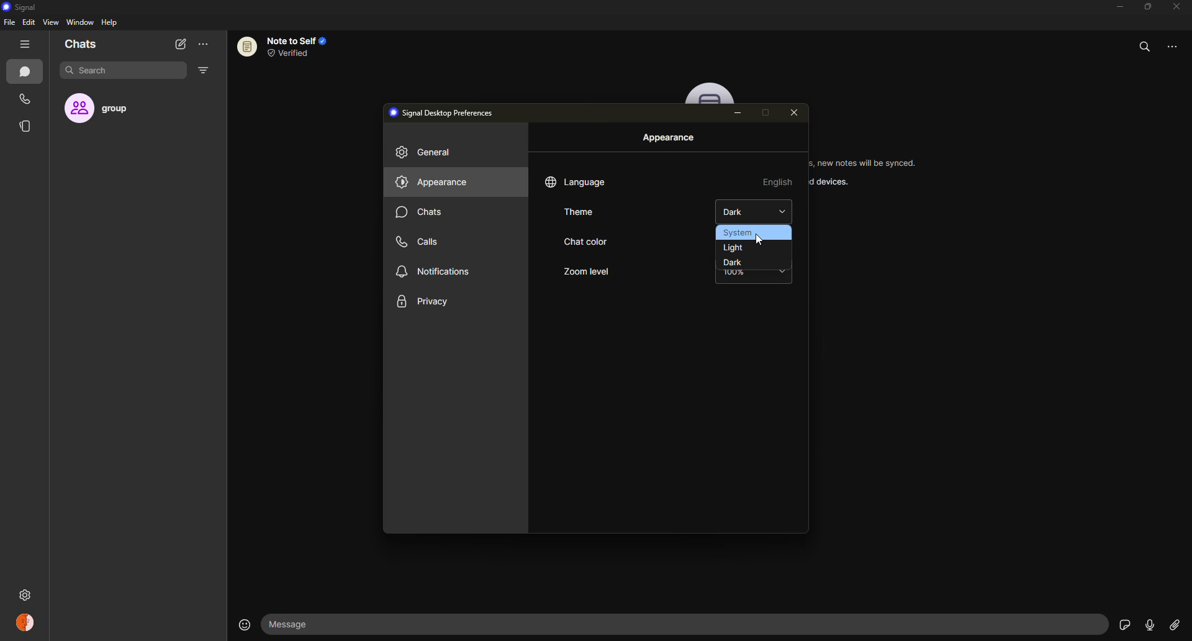 This screenshot has height=641, width=1192. I want to click on chats, so click(81, 45).